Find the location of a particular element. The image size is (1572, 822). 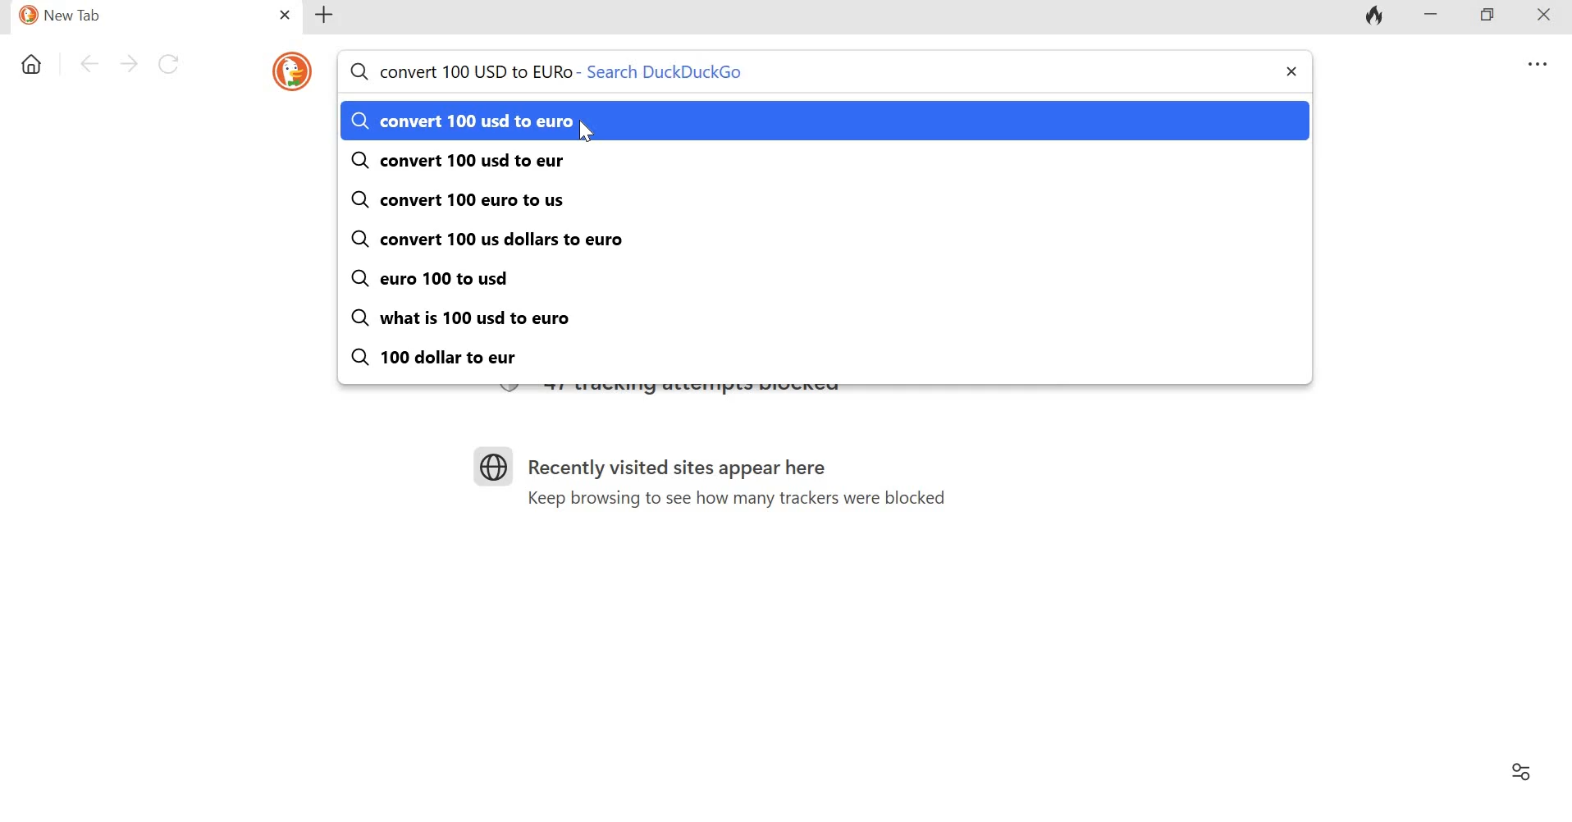

Fire icon is located at coordinates (1372, 18).